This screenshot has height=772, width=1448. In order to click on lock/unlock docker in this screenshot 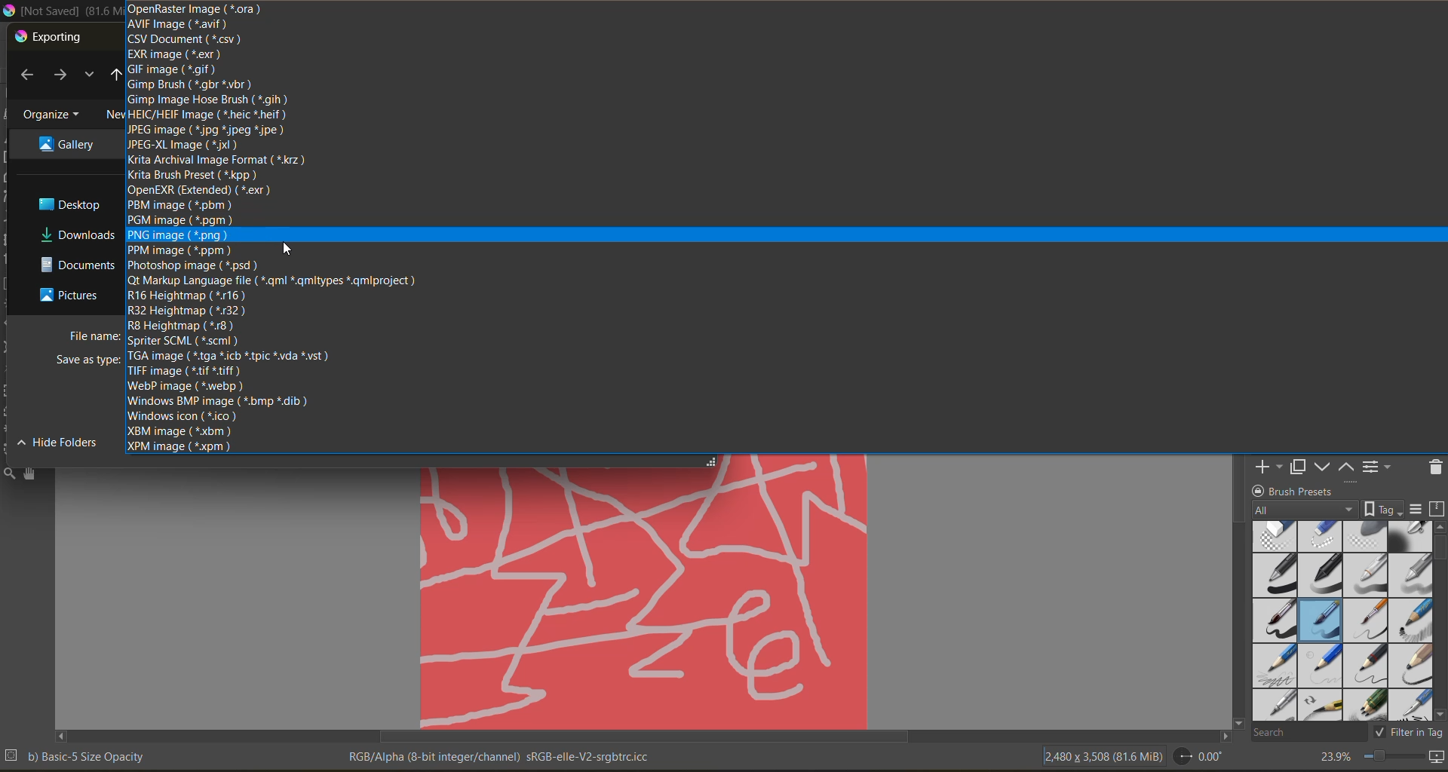, I will do `click(1260, 489)`.